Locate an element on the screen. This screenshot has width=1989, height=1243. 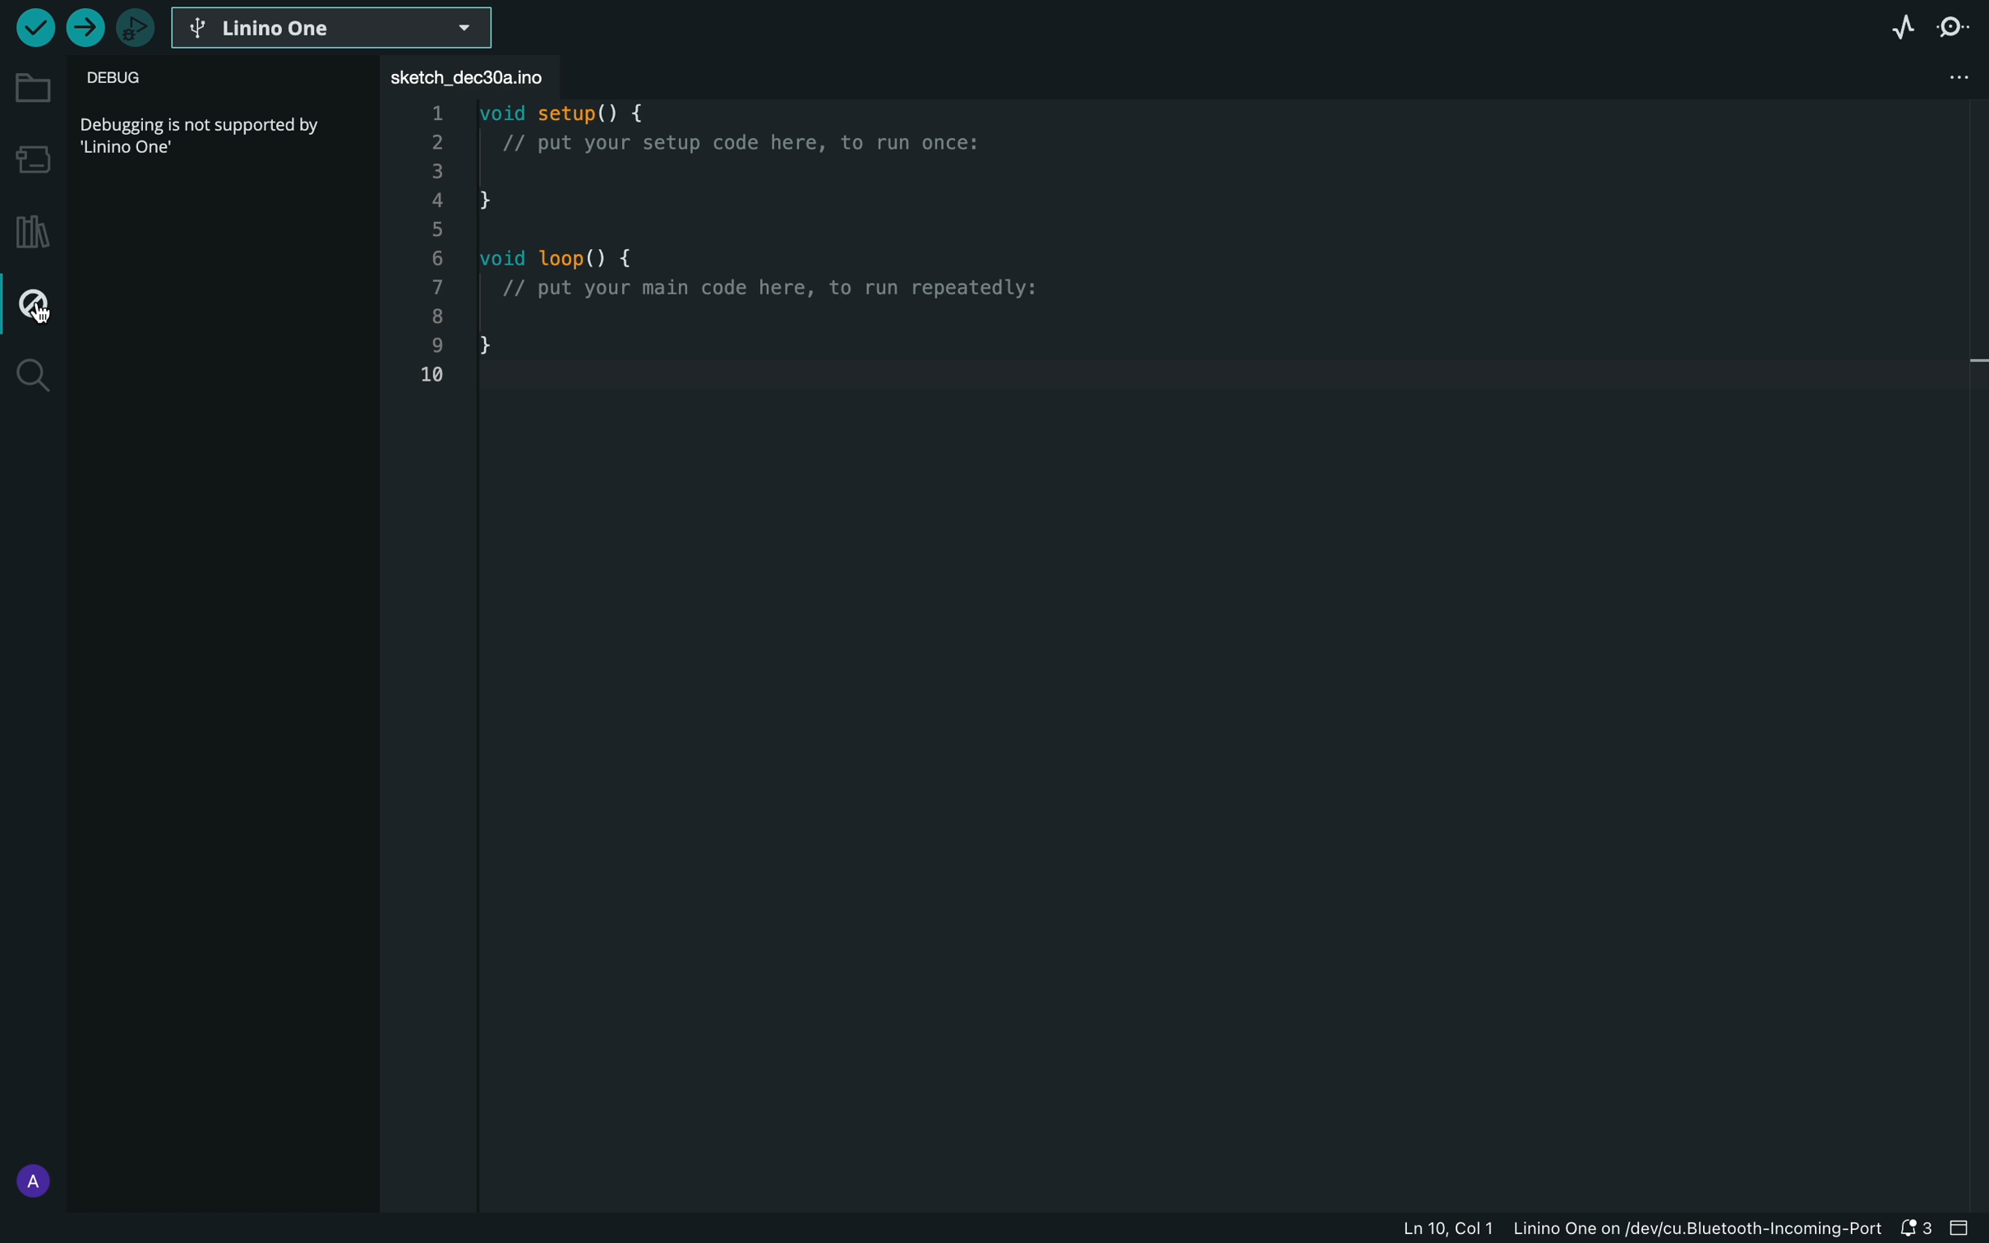
board manager is located at coordinates (30, 156).